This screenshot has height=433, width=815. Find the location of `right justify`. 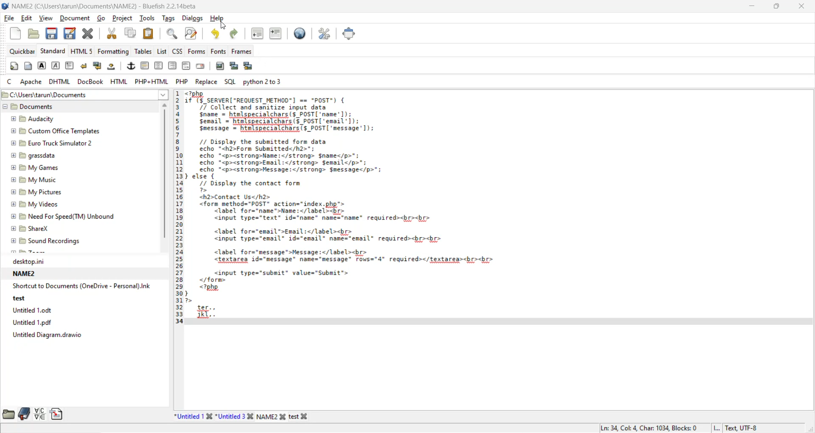

right justify is located at coordinates (171, 65).